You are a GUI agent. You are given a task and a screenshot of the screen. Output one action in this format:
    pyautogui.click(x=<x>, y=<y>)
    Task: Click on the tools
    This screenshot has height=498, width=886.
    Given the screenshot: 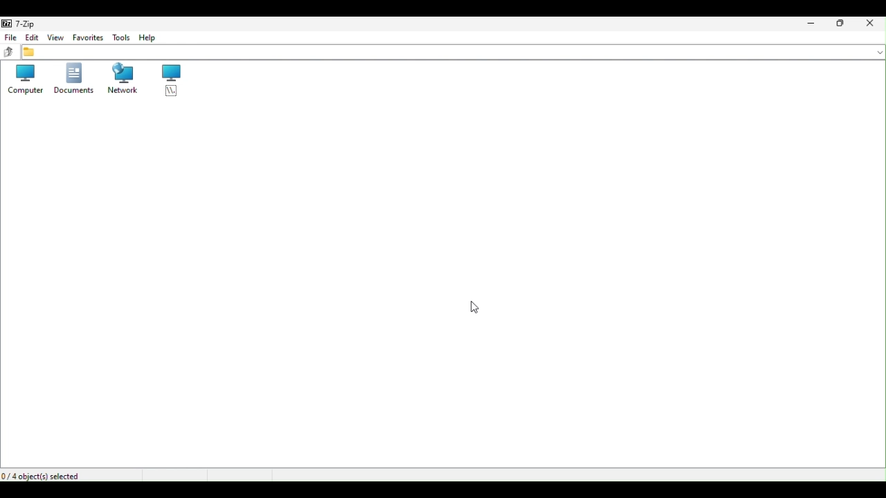 What is the action you would take?
    pyautogui.click(x=119, y=36)
    